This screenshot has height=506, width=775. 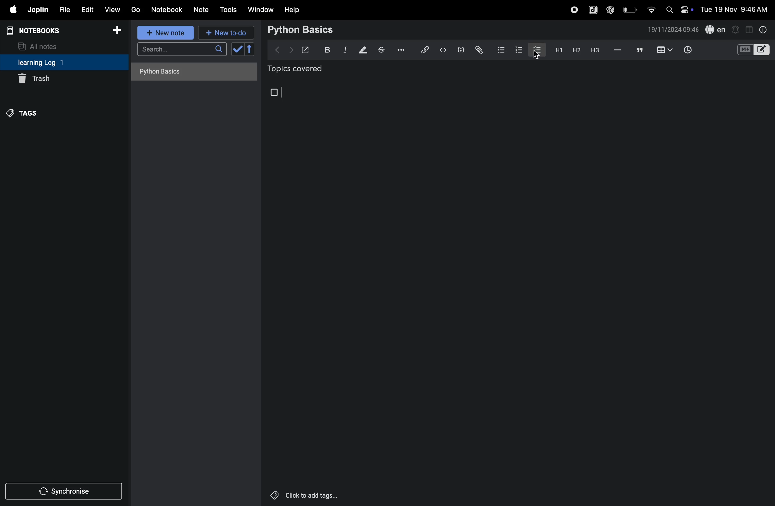 I want to click on no notes here, so click(x=192, y=74).